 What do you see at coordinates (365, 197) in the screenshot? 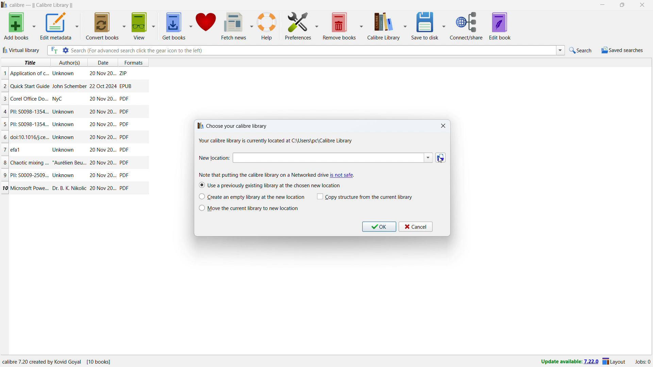
I see `copy structure from the current library` at bounding box center [365, 197].